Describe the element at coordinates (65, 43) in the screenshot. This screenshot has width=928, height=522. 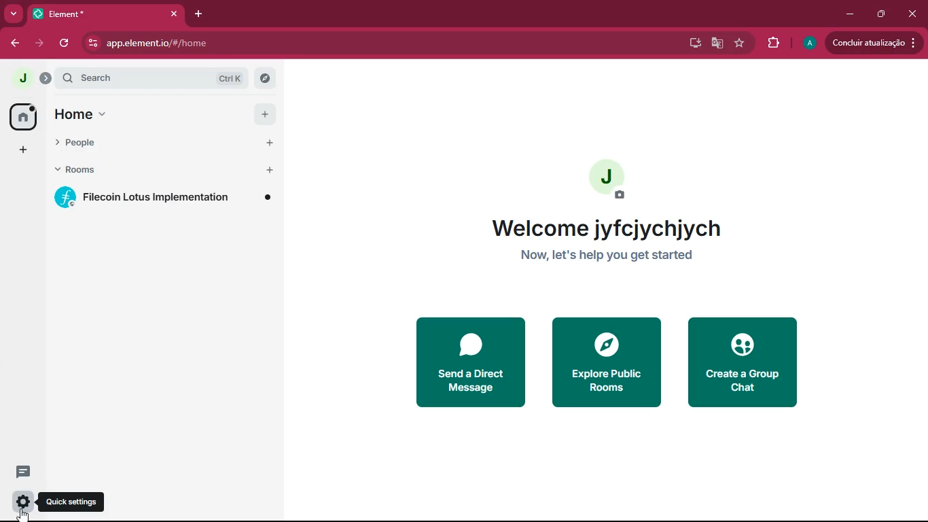
I see `refresh` at that location.